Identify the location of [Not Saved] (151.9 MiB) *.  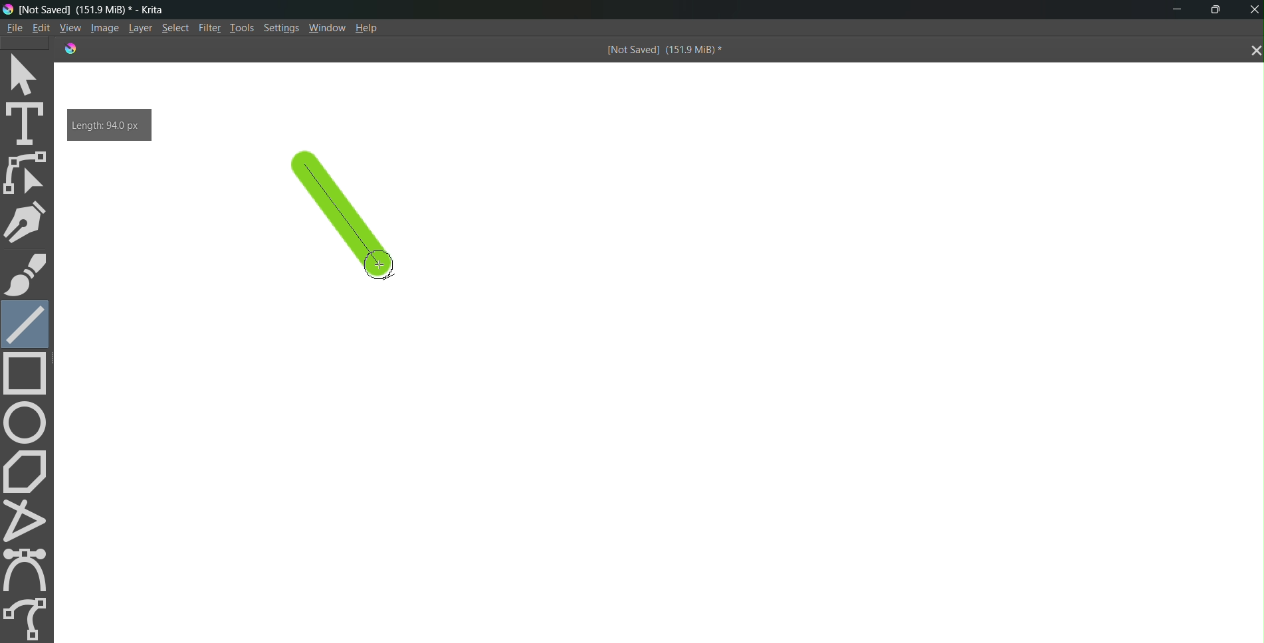
(662, 51).